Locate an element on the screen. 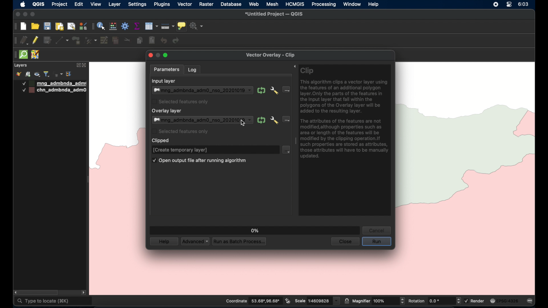 The width and height of the screenshot is (548, 308).  is located at coordinates (101, 27).